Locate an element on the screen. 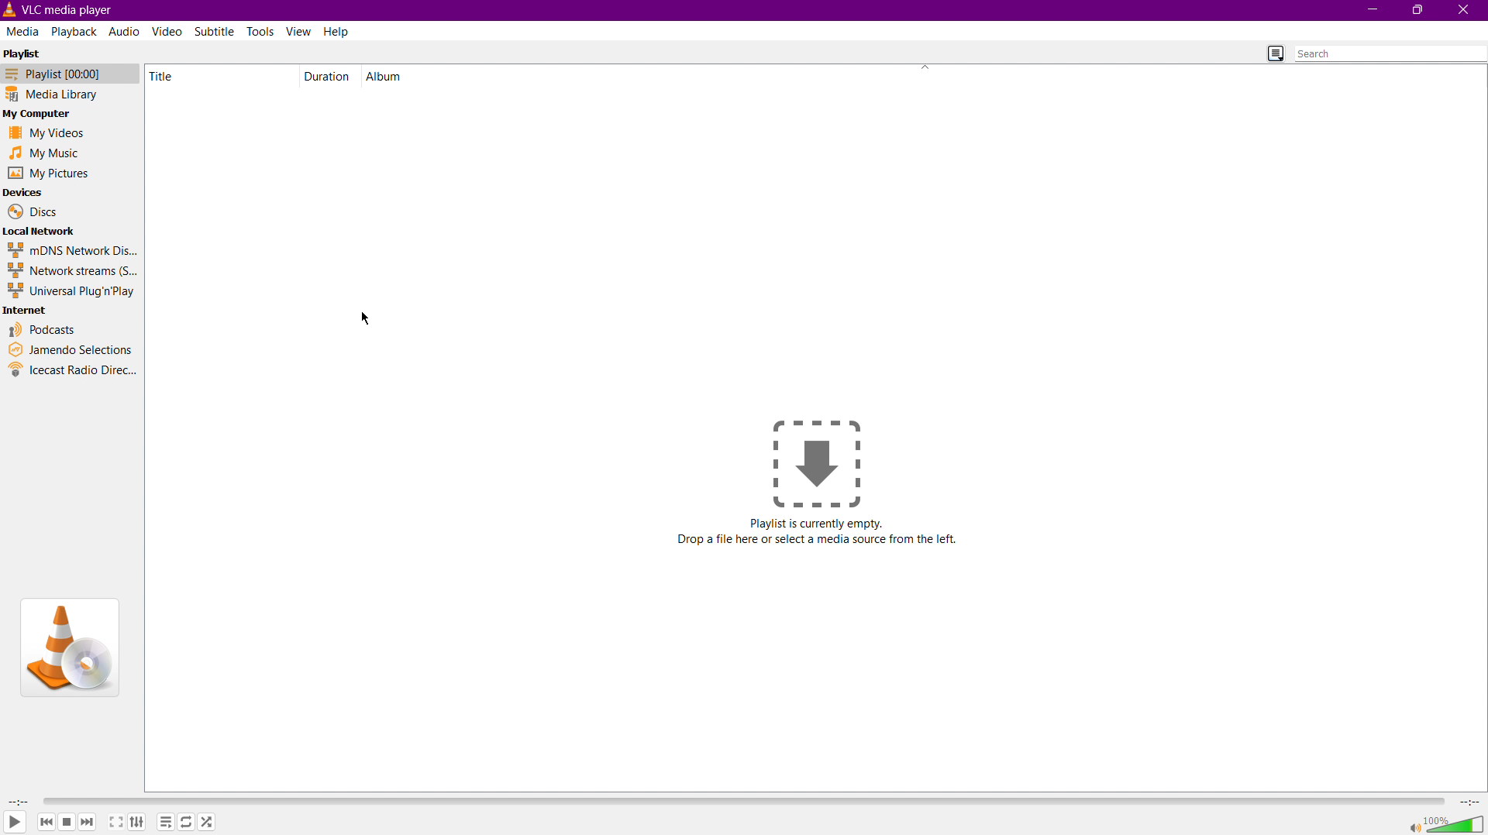  My Computer is located at coordinates (43, 112).